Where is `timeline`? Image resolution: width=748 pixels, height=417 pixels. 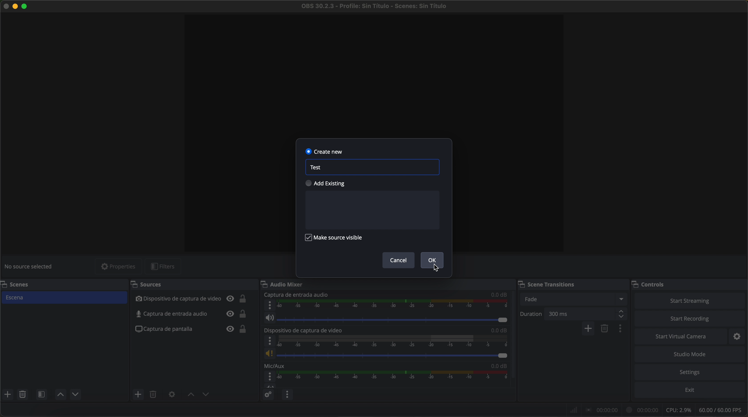
timeline is located at coordinates (394, 375).